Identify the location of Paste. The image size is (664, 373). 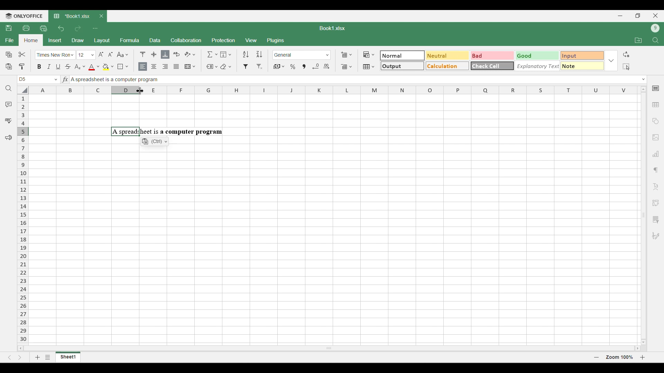
(8, 67).